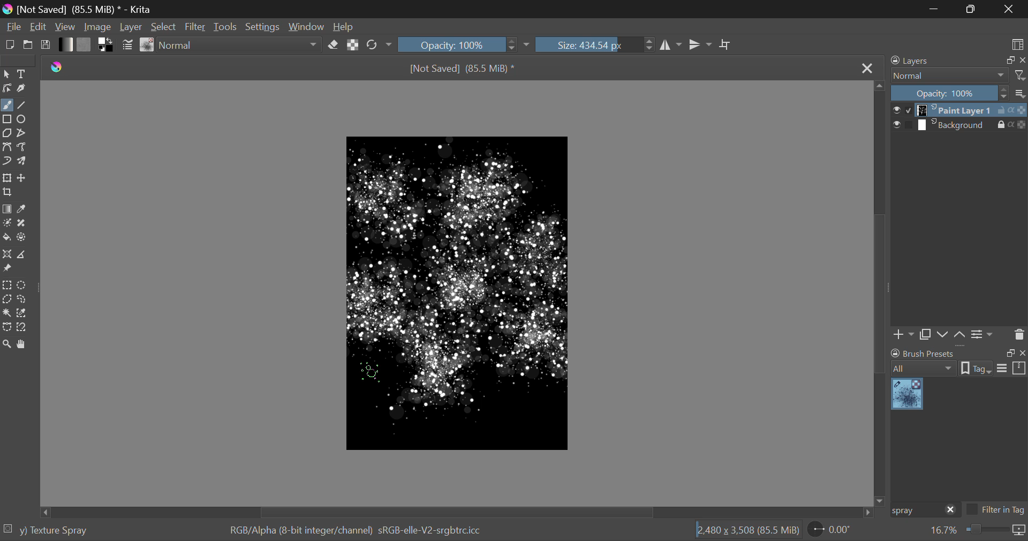 This screenshot has width=1028, height=541. Describe the element at coordinates (916, 60) in the screenshot. I see `Layers` at that location.